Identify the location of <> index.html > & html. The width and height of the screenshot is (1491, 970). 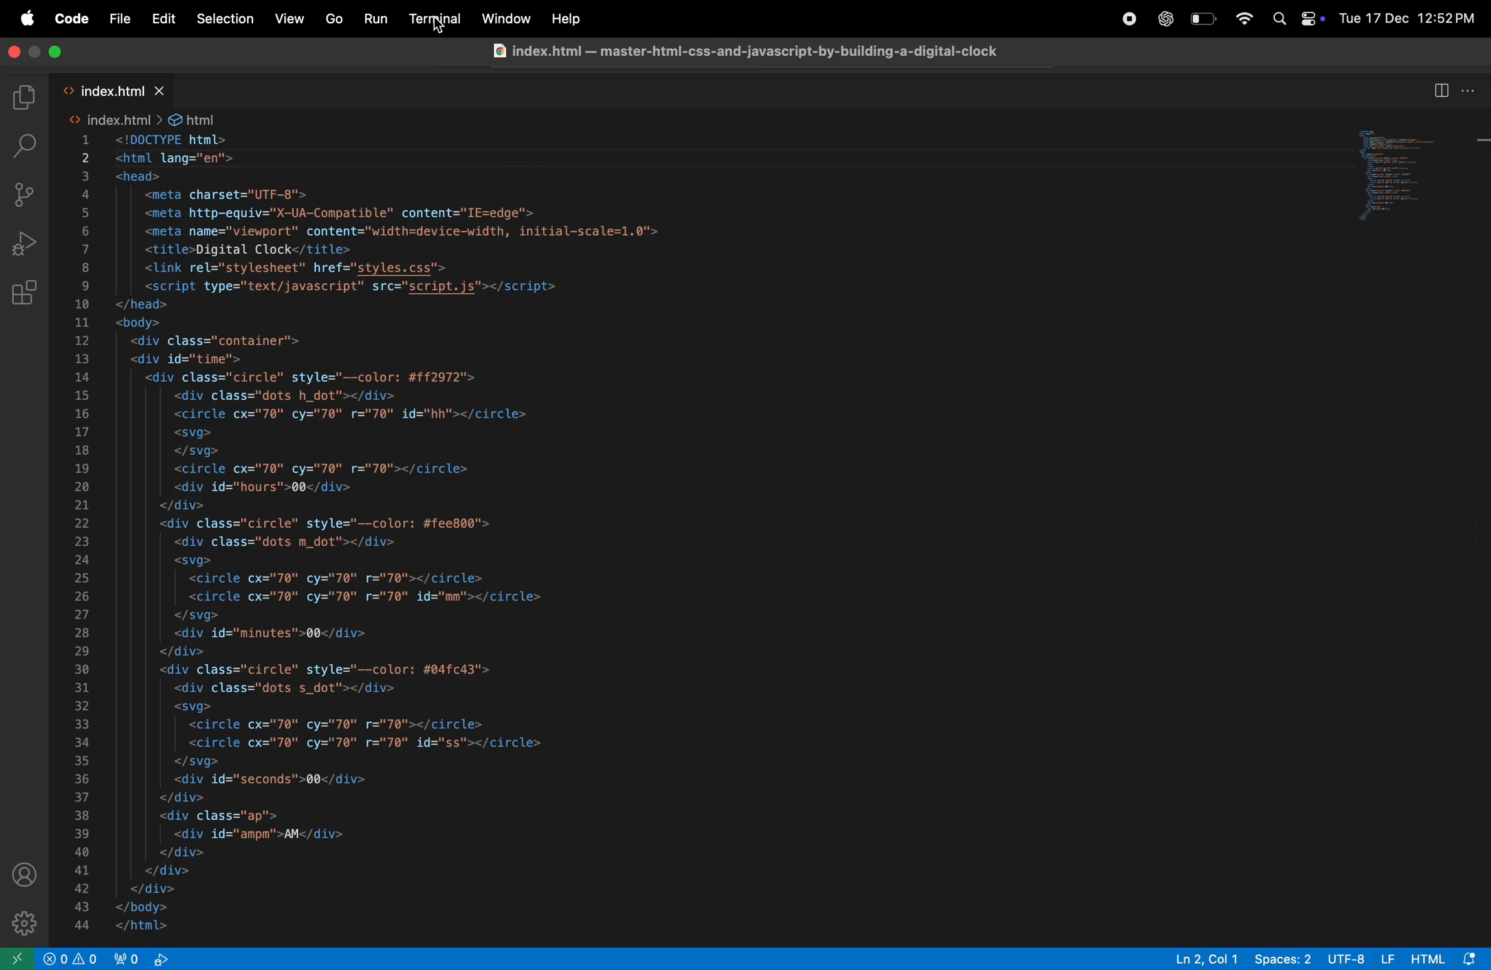
(140, 120).